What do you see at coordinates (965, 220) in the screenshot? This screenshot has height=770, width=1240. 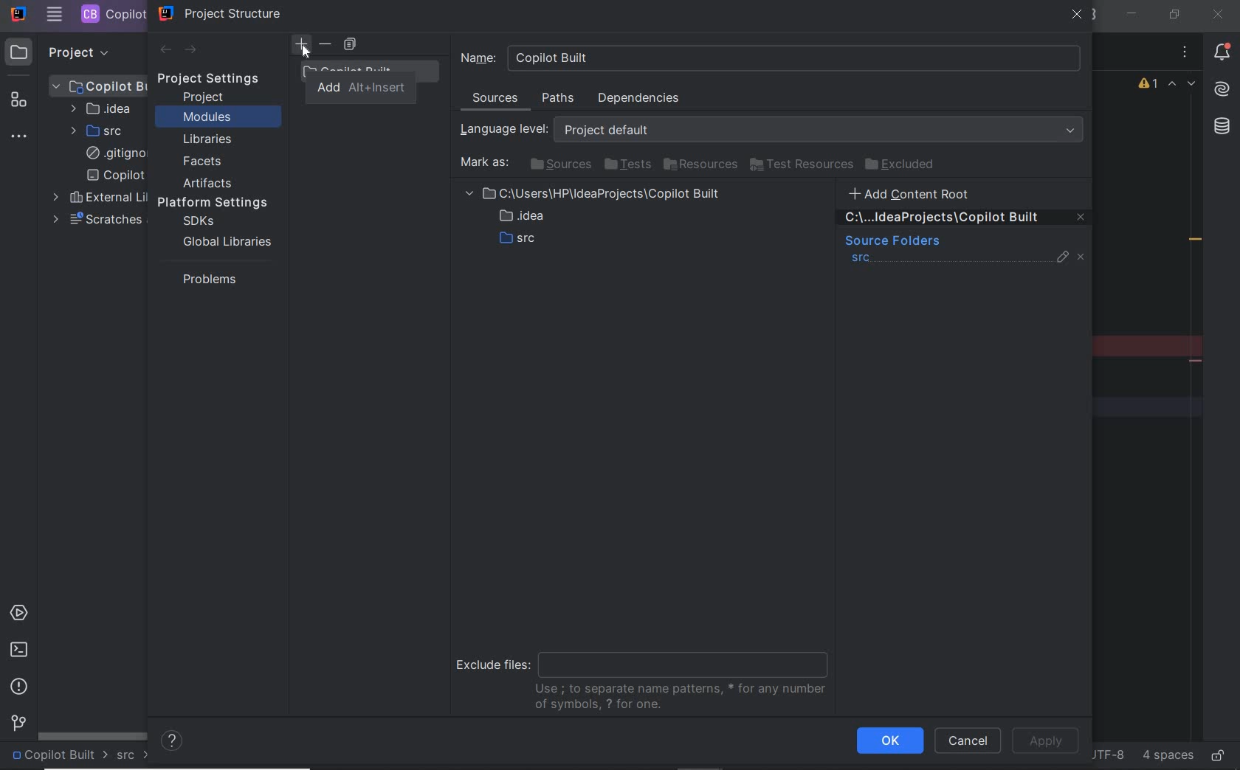 I see `remove content entry` at bounding box center [965, 220].